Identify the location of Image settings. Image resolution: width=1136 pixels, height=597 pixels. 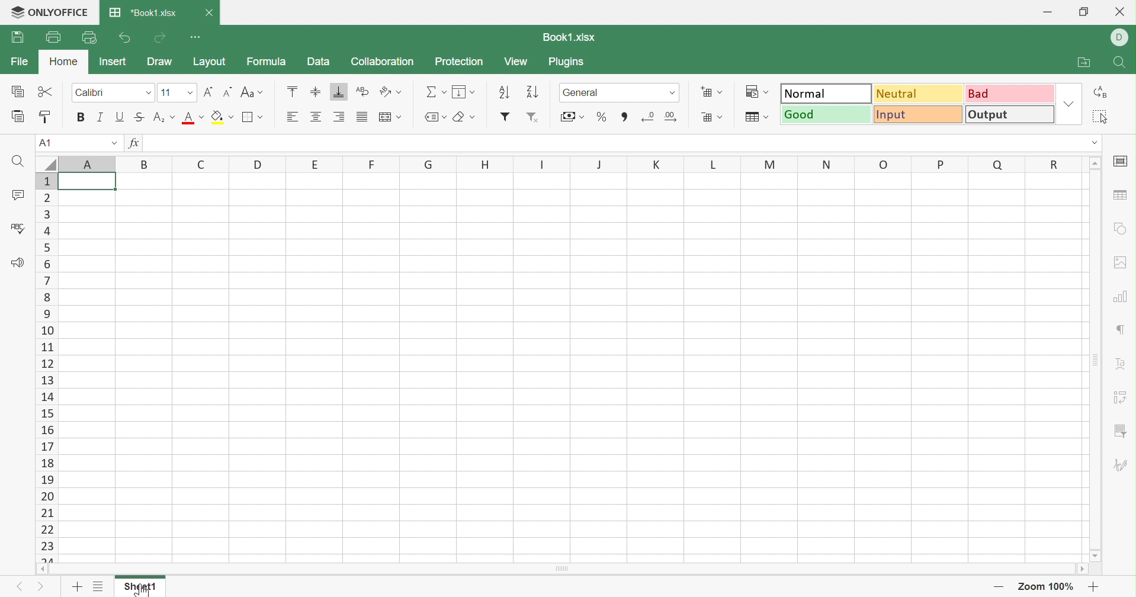
(1121, 264).